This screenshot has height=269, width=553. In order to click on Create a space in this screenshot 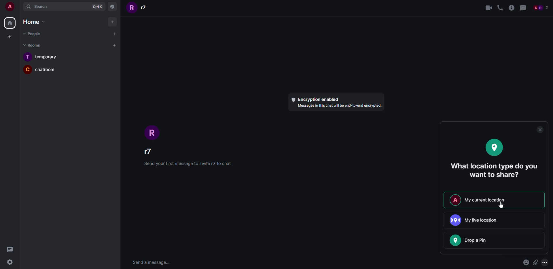, I will do `click(11, 37)`.